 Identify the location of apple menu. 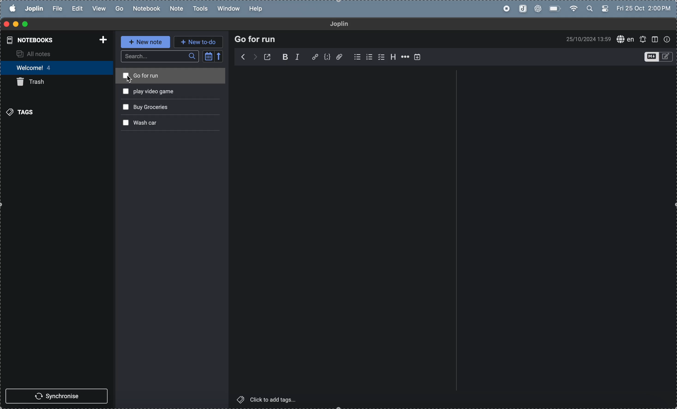
(9, 9).